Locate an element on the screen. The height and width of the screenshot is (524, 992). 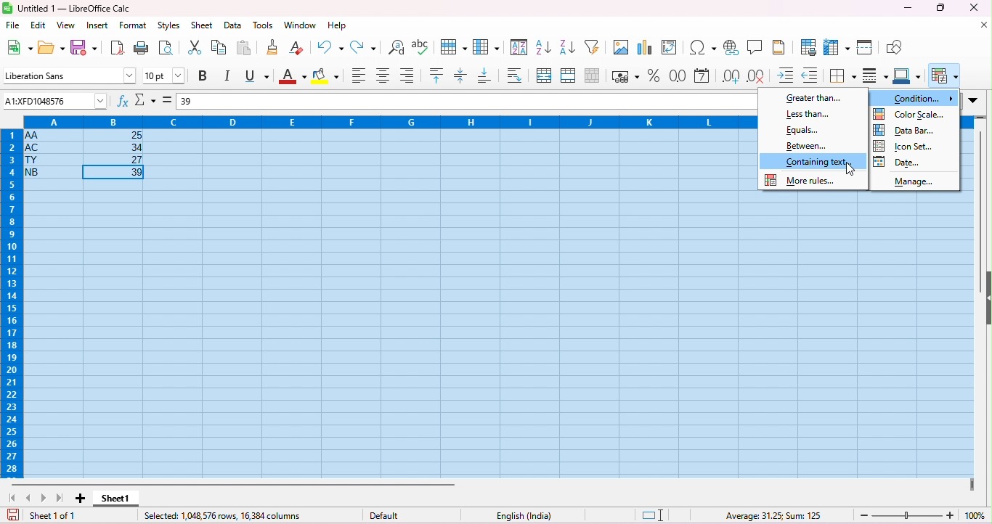
align bottom is located at coordinates (485, 75).